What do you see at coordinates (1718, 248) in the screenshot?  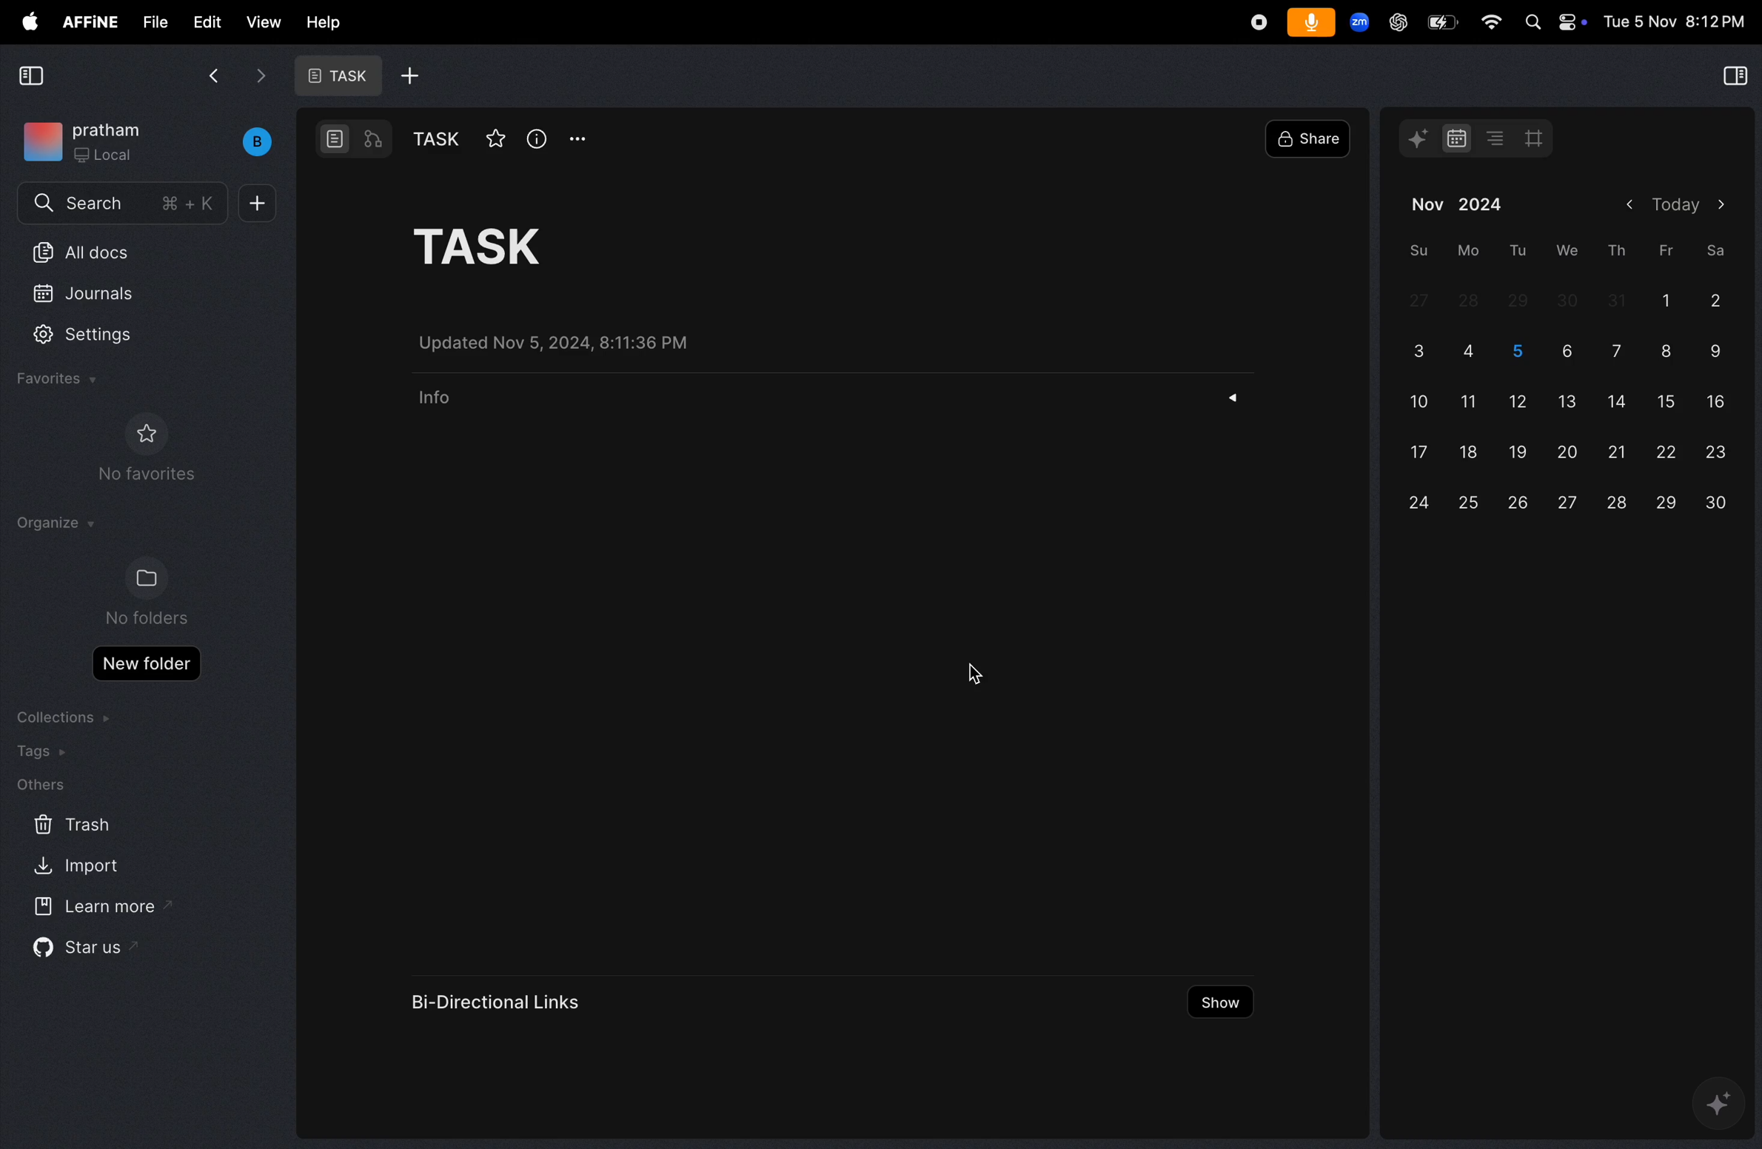 I see `saturday` at bounding box center [1718, 248].